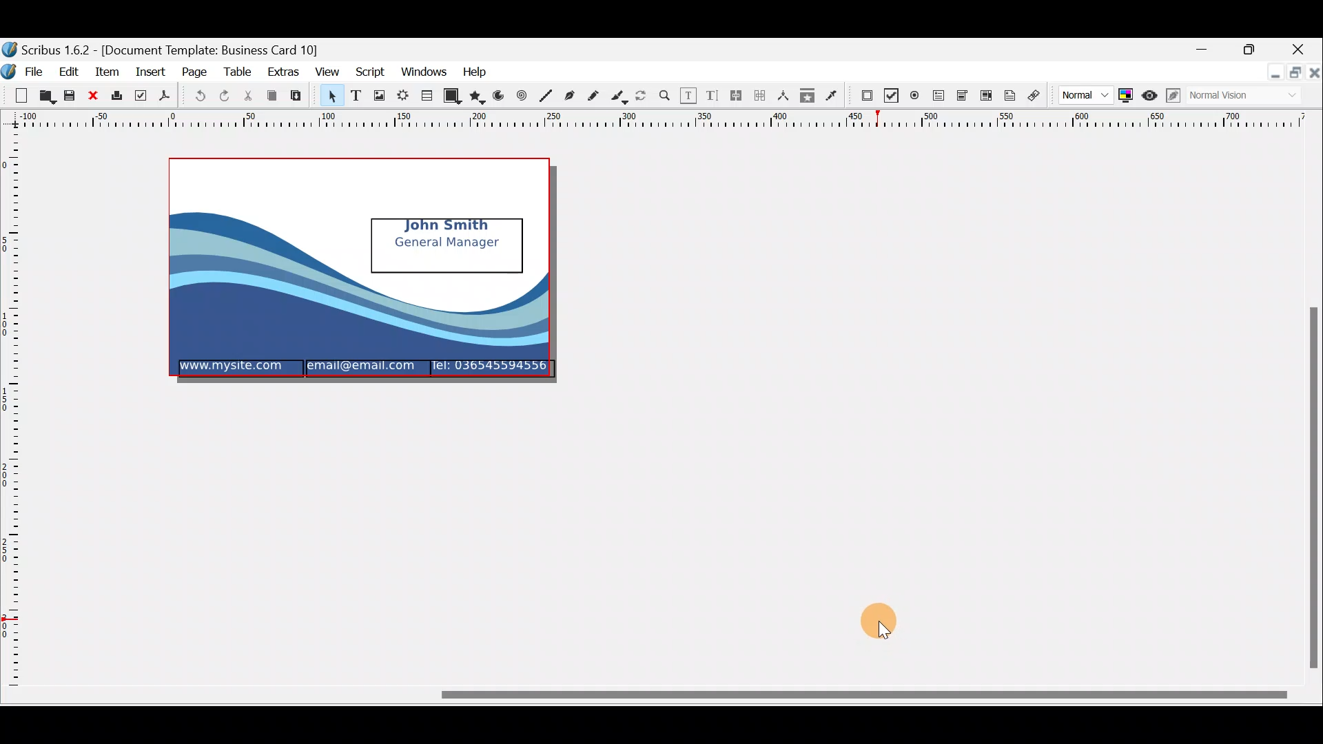 The width and height of the screenshot is (1323, 744). Describe the element at coordinates (283, 70) in the screenshot. I see `Extras` at that location.